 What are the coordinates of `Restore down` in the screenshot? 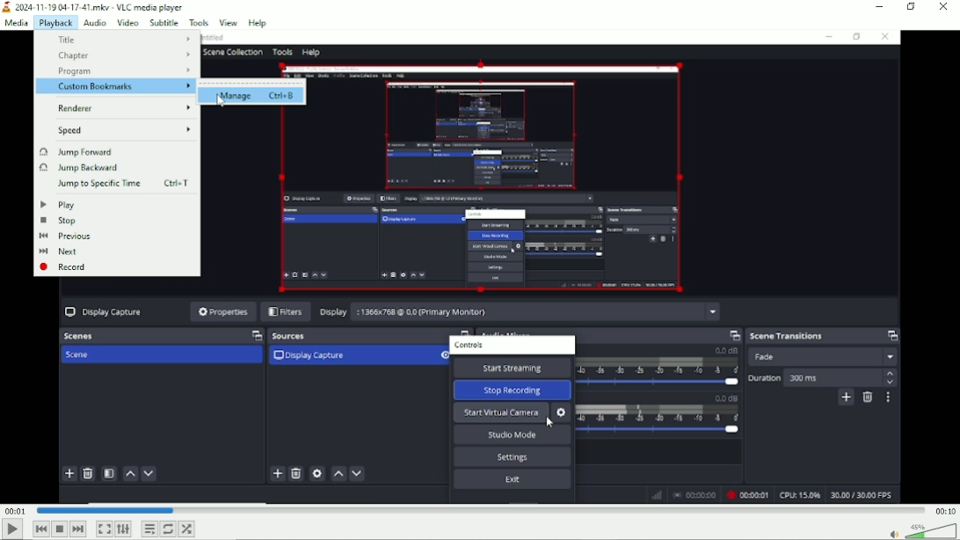 It's located at (911, 7).